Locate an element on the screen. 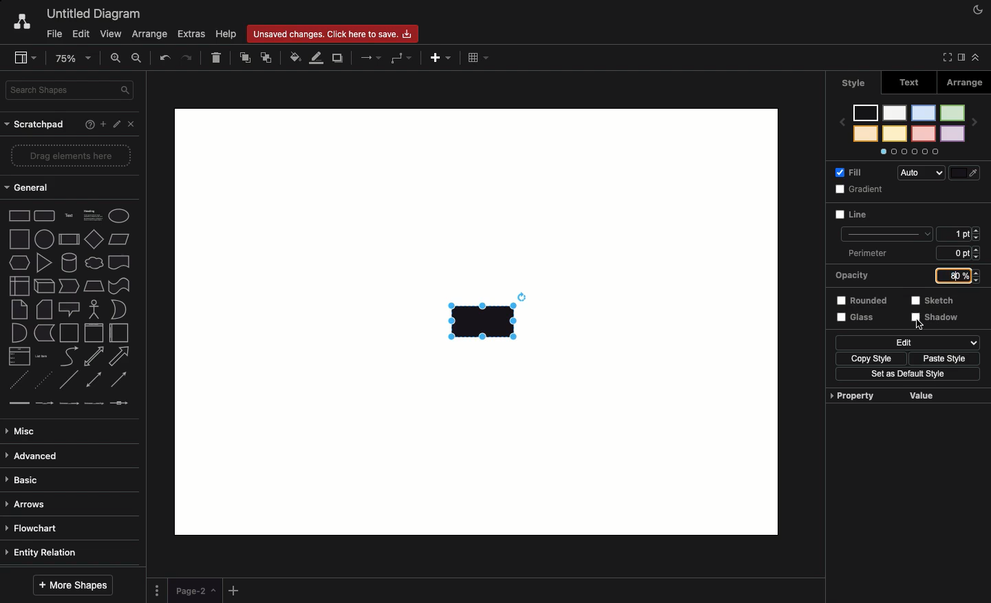 Image resolution: width=991 pixels, height=603 pixels. To front is located at coordinates (245, 57).